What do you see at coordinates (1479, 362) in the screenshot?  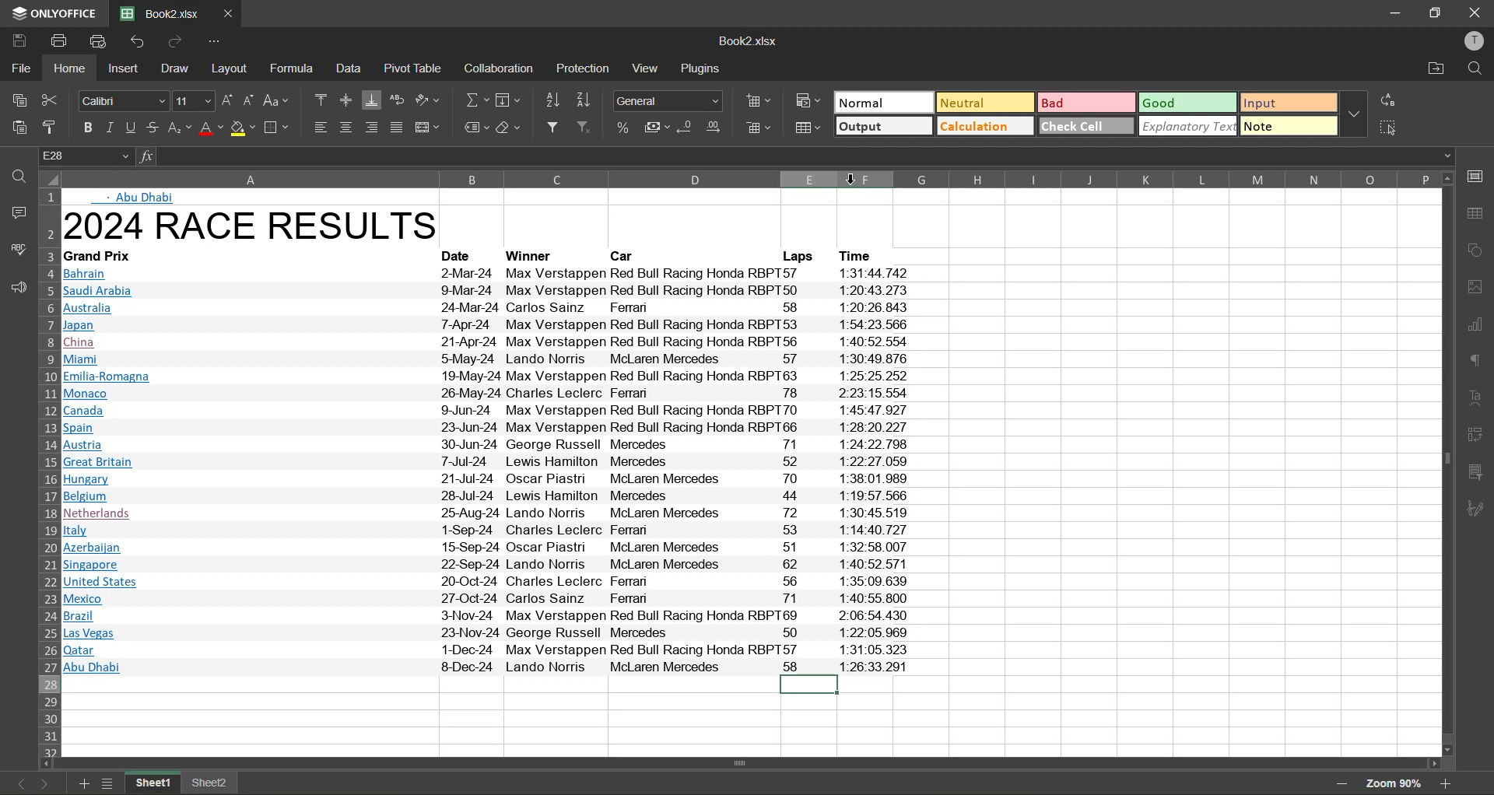 I see `paragraph` at bounding box center [1479, 362].